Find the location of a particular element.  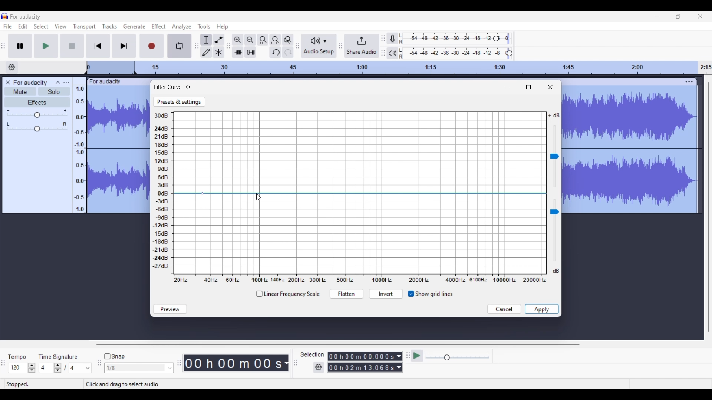

Snap option is located at coordinates (170, 368).